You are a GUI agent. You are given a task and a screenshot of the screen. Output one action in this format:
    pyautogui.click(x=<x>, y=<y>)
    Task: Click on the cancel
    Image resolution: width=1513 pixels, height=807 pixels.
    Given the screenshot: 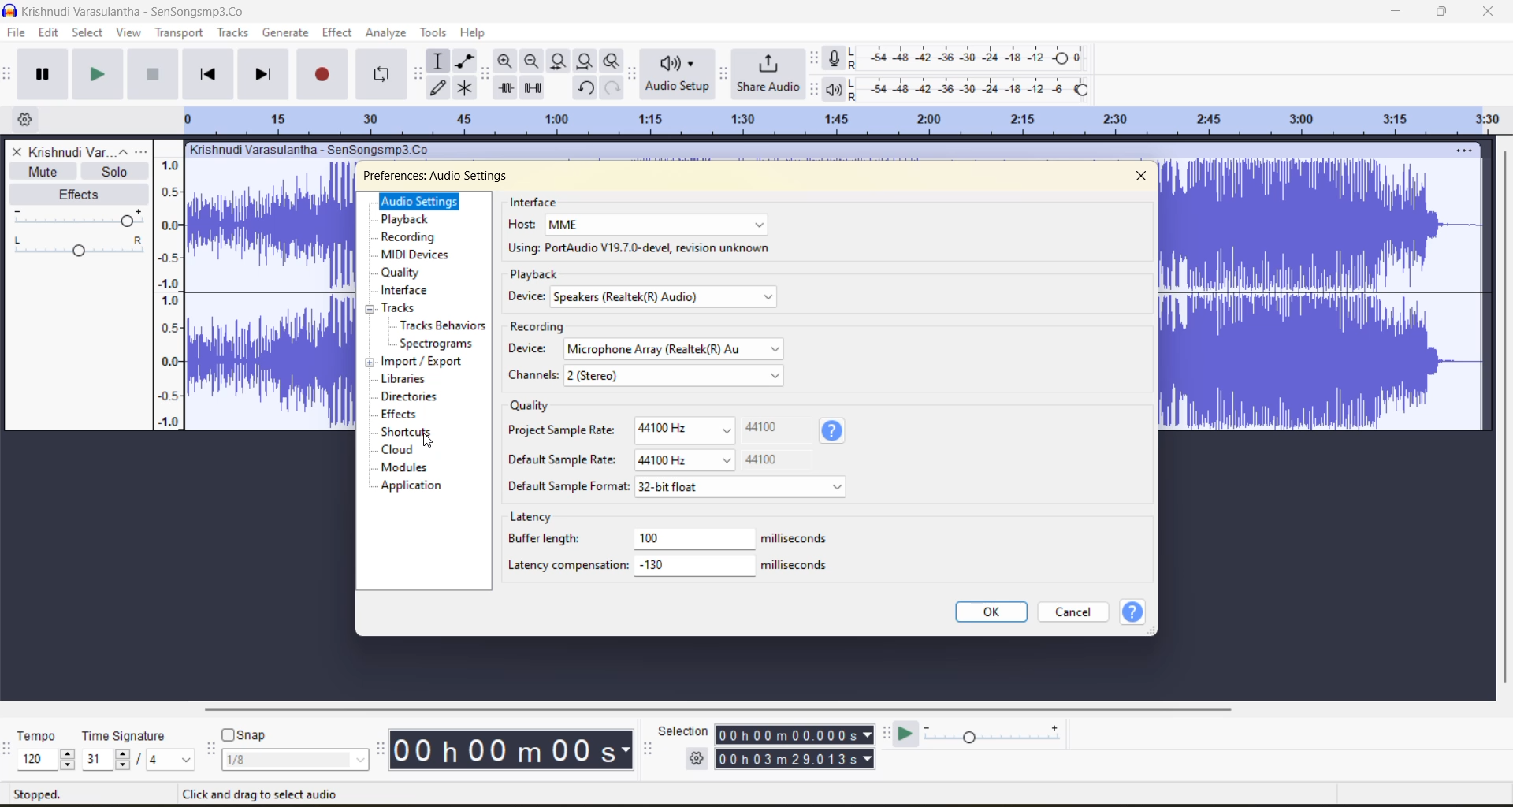 What is the action you would take?
    pyautogui.click(x=1080, y=614)
    